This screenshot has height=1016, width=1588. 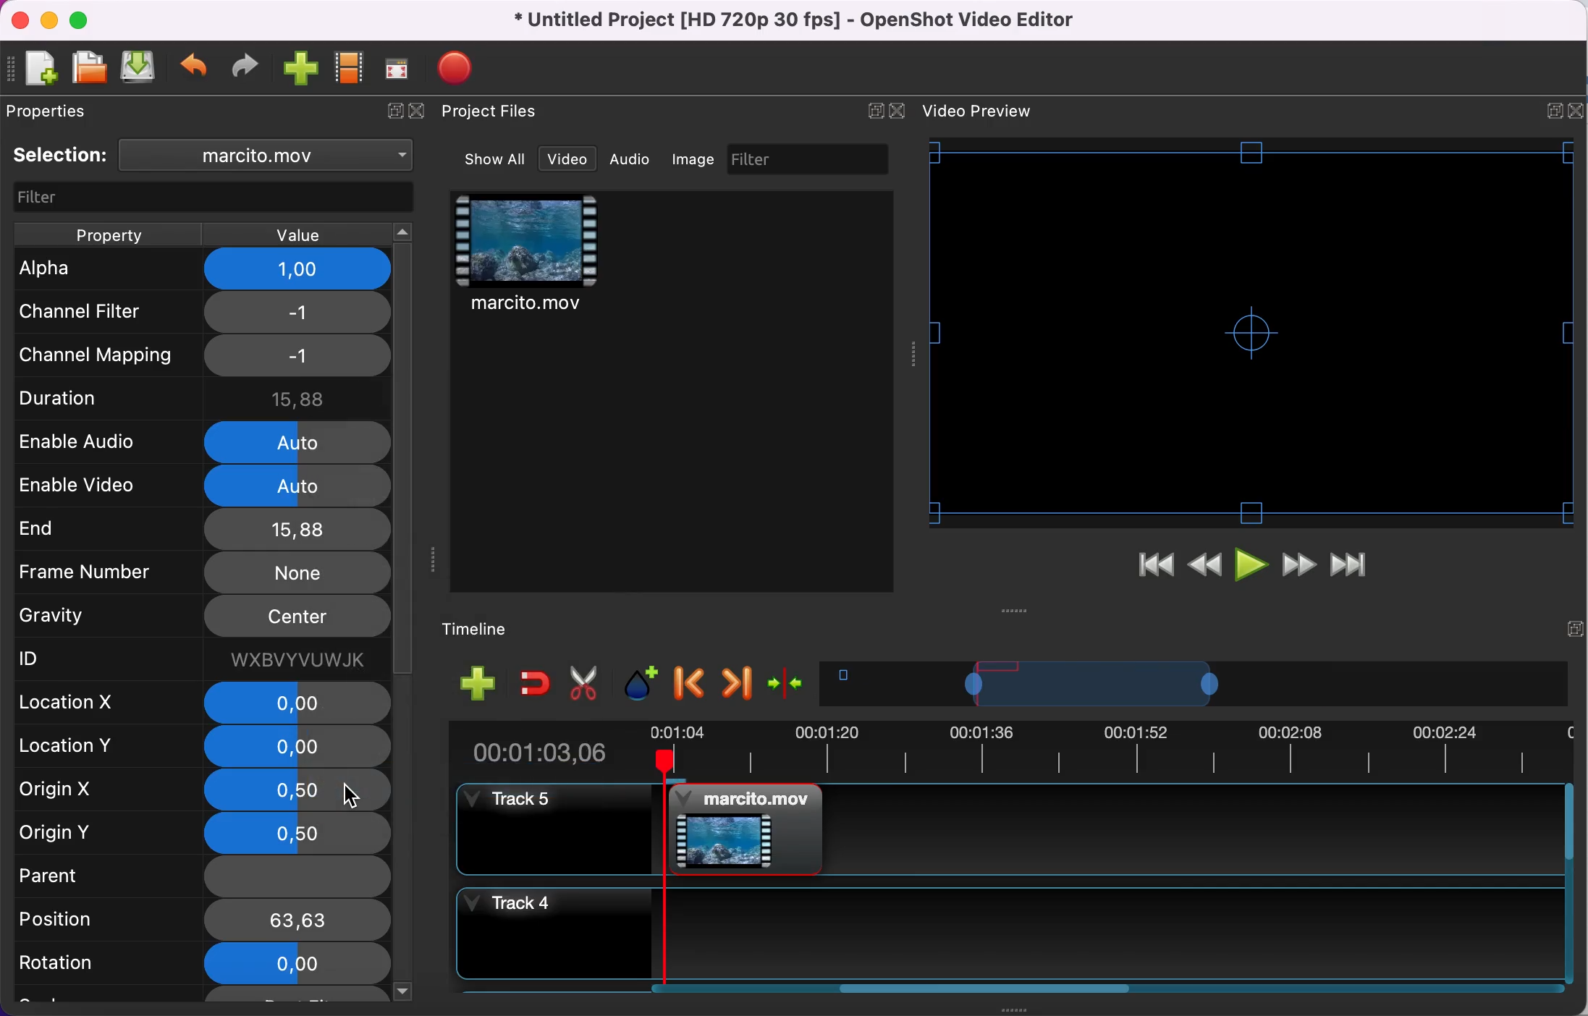 I want to click on value, so click(x=295, y=235).